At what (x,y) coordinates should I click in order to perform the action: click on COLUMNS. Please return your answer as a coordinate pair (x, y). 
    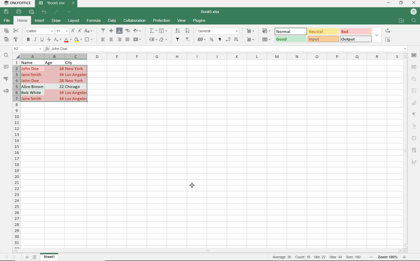
    Looking at the image, I should click on (211, 56).